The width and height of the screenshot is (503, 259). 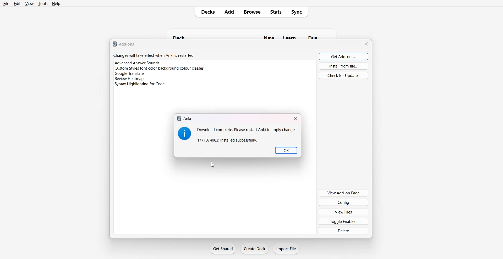 I want to click on anki, so click(x=184, y=118).